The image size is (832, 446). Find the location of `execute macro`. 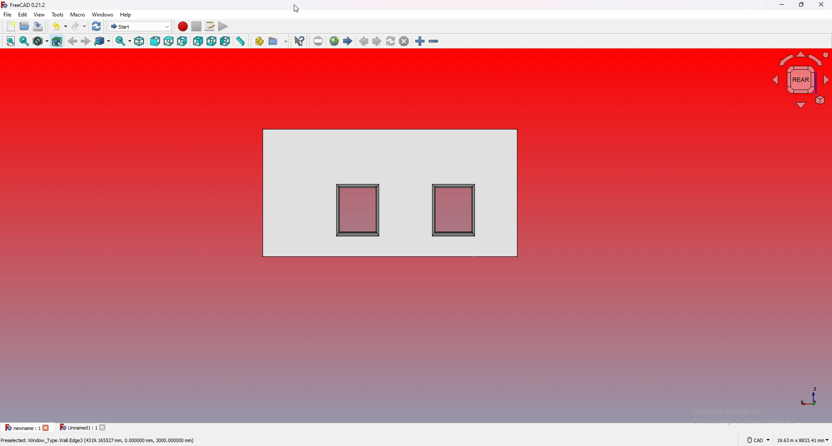

execute macro is located at coordinates (223, 26).